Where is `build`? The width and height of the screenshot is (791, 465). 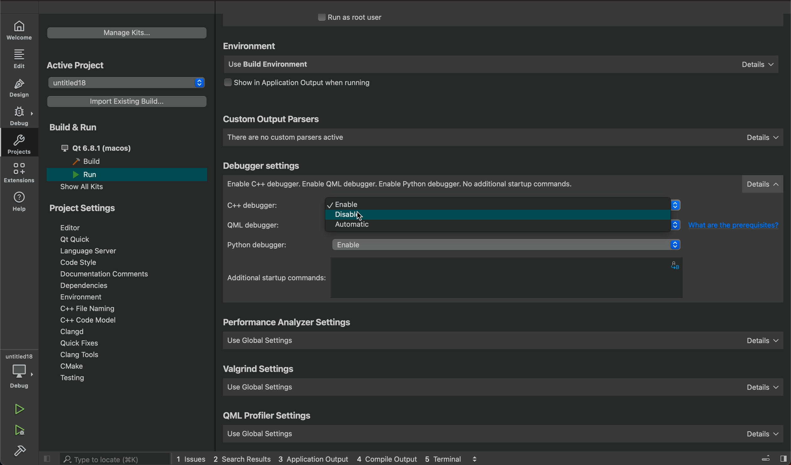
build is located at coordinates (21, 451).